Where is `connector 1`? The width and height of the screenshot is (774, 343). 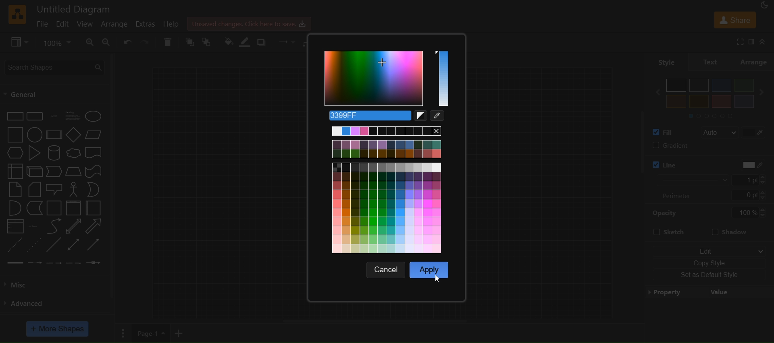 connector 1 is located at coordinates (14, 262).